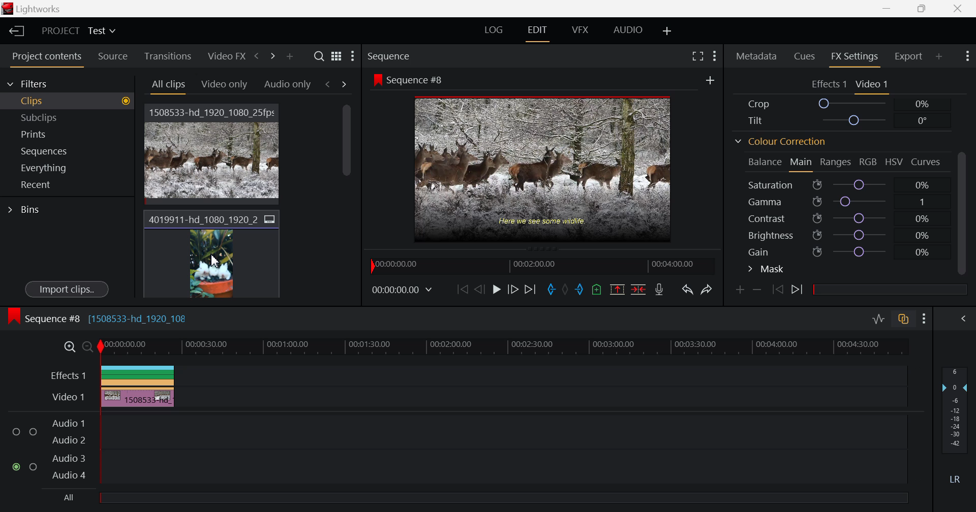 This screenshot has height=512, width=976. I want to click on Sequence #8 [1508533-hd_1920_108, so click(109, 318).